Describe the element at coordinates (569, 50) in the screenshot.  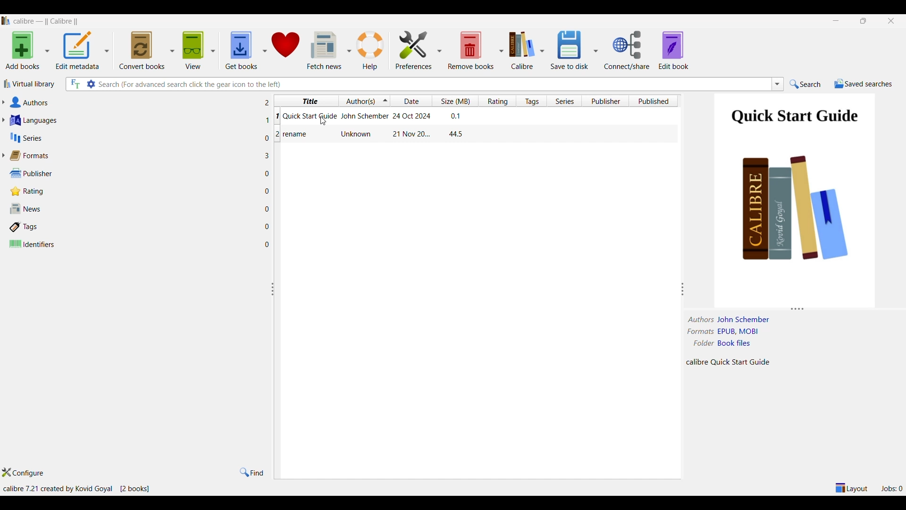
I see `Save to disk` at that location.